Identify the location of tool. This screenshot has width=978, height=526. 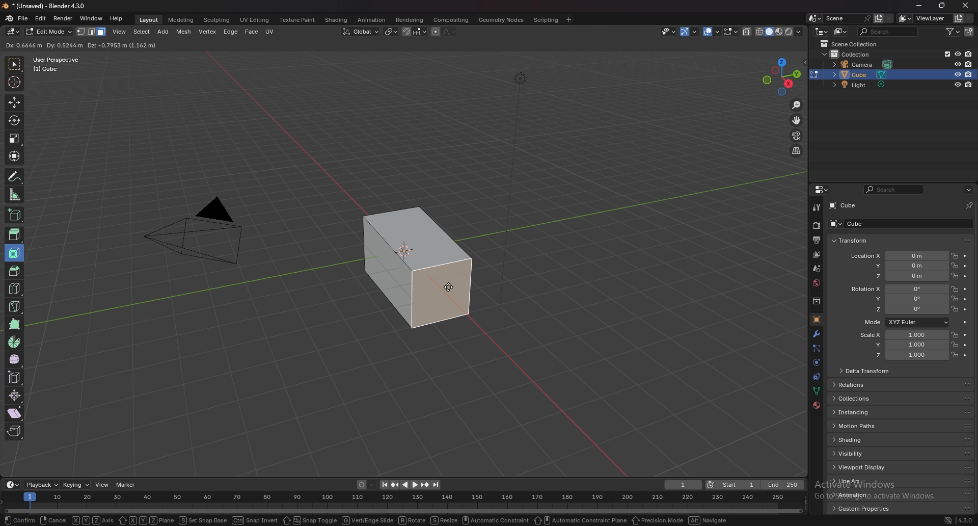
(816, 207).